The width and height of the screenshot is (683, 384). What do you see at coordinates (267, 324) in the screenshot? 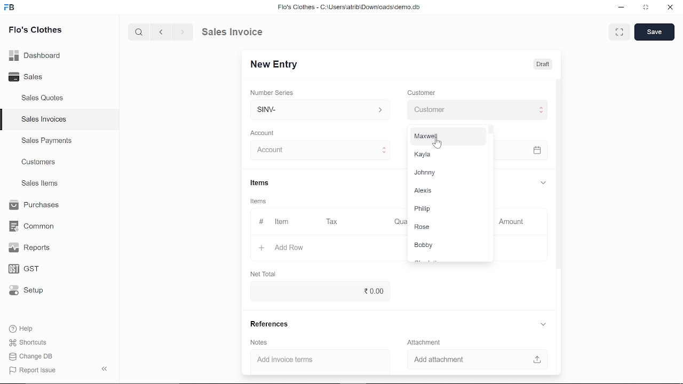
I see `References` at bounding box center [267, 324].